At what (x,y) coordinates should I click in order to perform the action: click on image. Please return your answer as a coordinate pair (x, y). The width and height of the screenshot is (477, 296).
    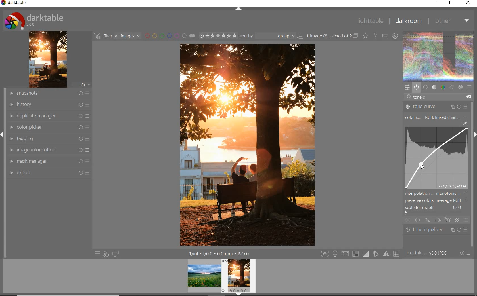
    Looking at the image, I should click on (48, 59).